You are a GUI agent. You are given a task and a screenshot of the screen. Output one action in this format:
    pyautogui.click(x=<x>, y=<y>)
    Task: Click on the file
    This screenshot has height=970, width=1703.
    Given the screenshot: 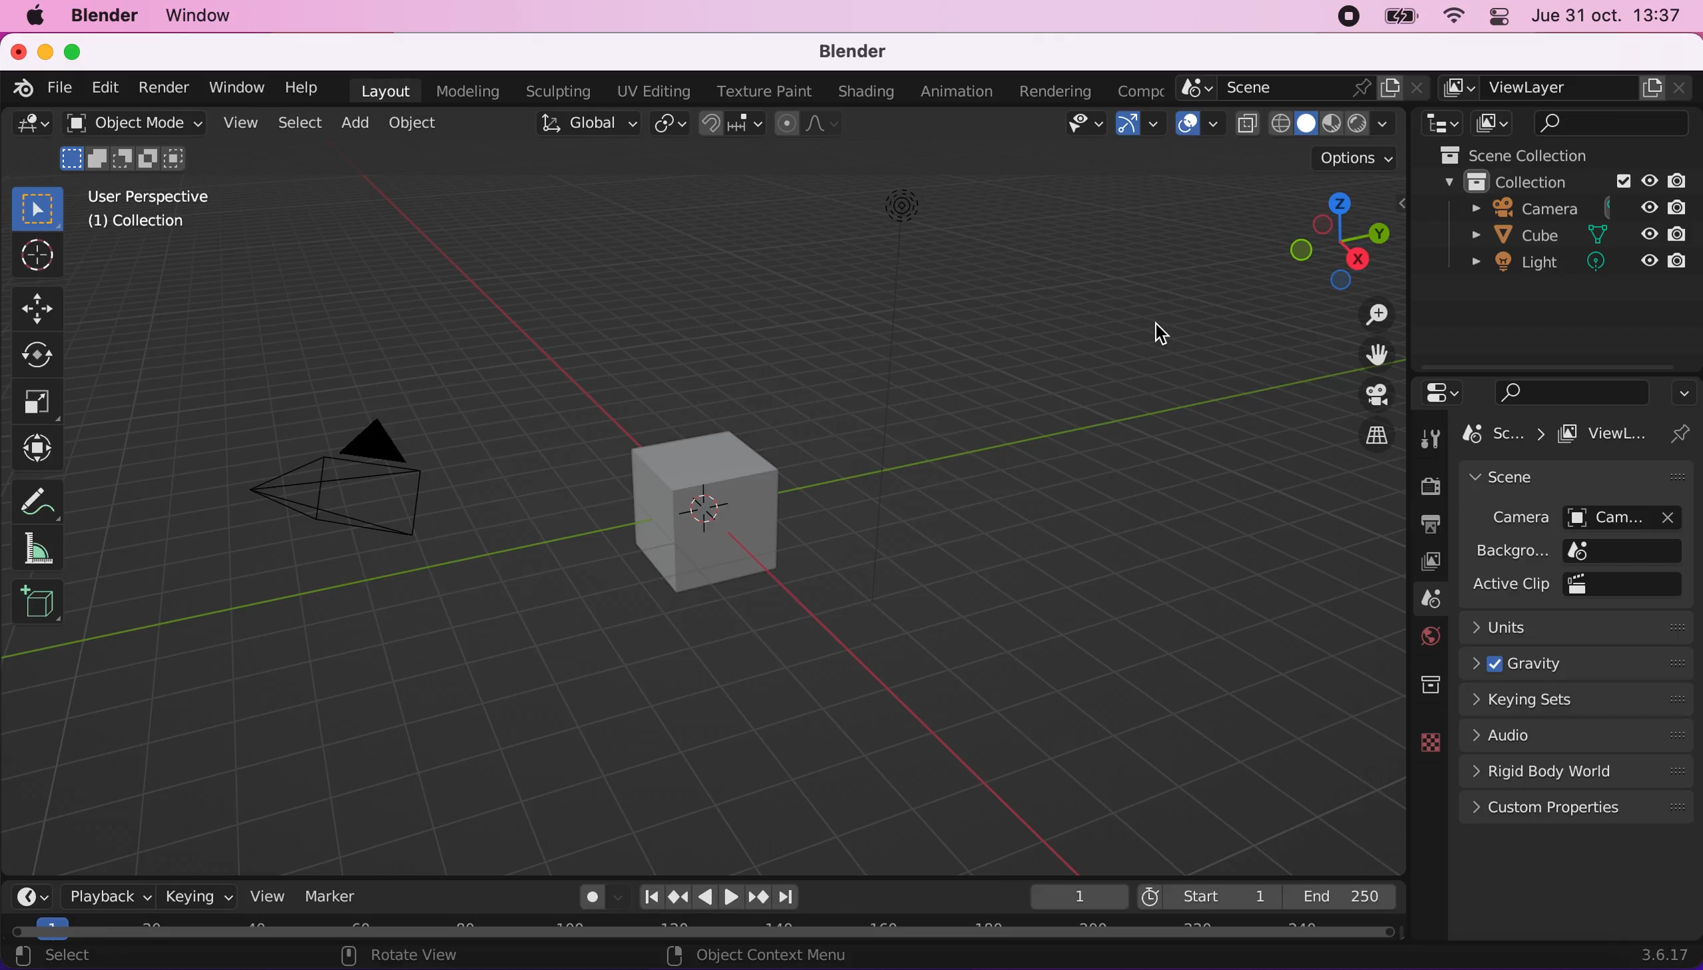 What is the action you would take?
    pyautogui.click(x=59, y=88)
    